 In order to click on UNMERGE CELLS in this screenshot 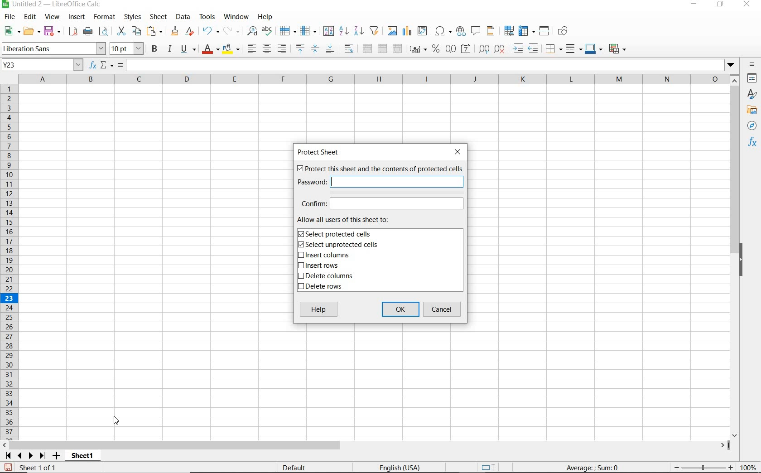, I will do `click(397, 49)`.